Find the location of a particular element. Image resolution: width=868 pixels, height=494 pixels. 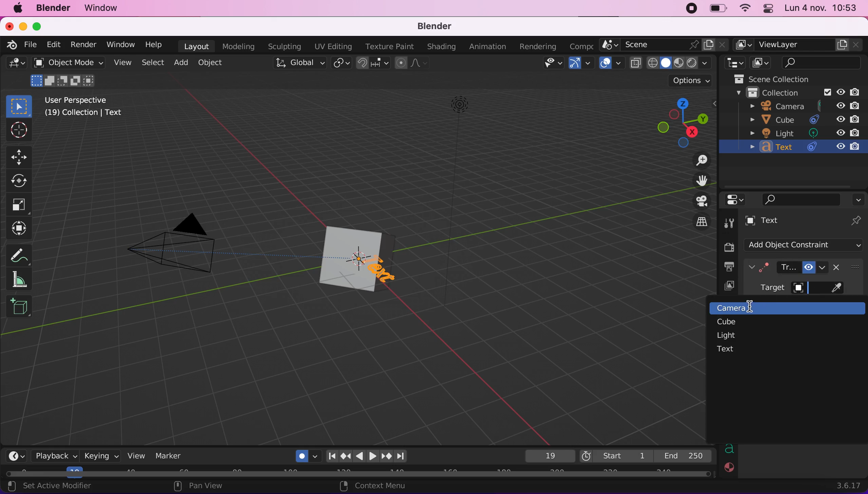

viewlayer is located at coordinates (797, 45).